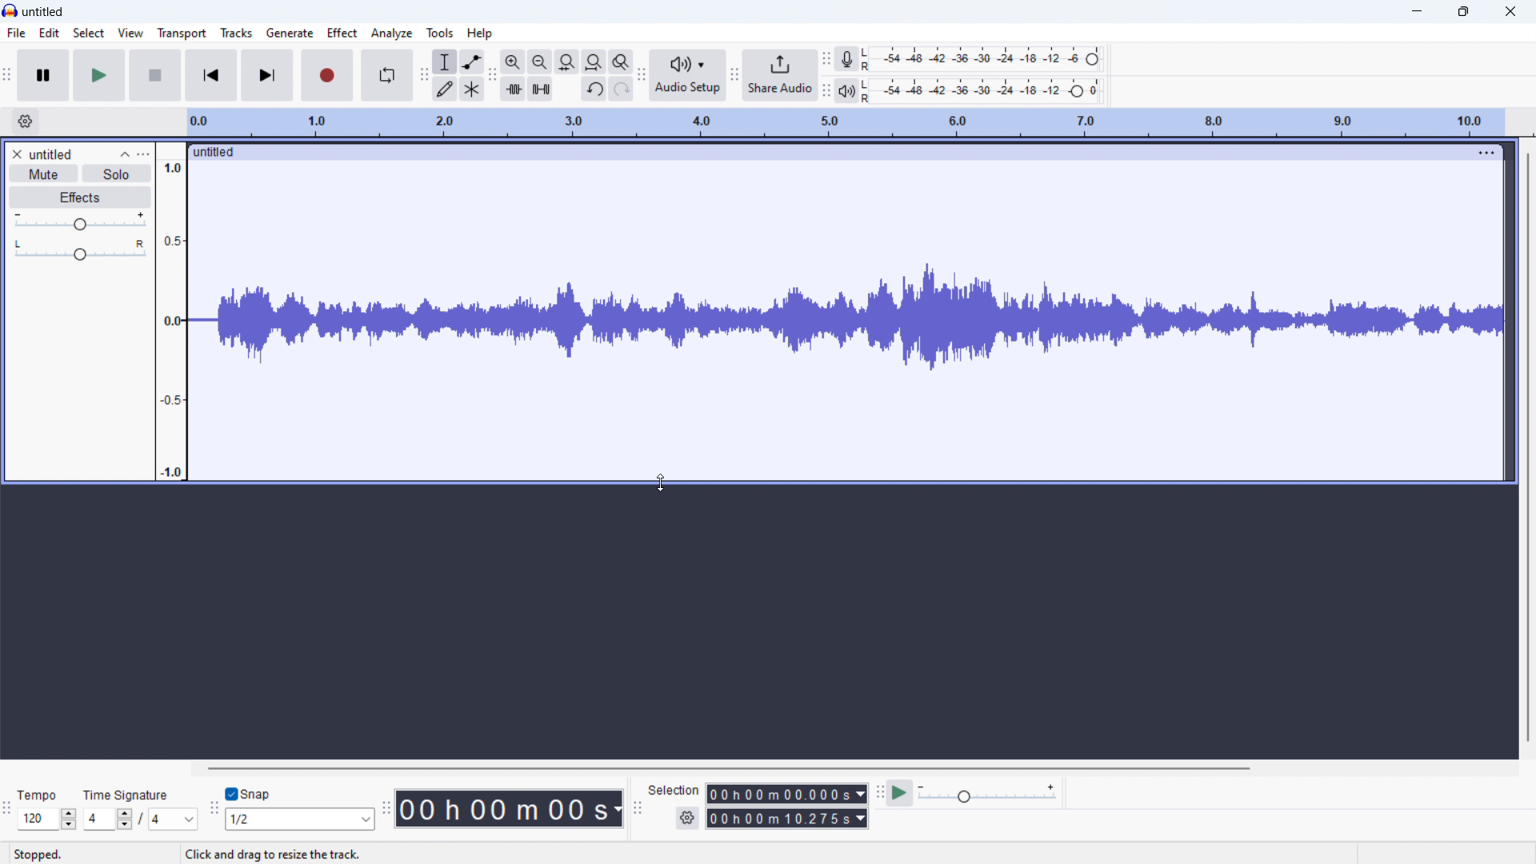  What do you see at coordinates (472, 61) in the screenshot?
I see `envelop tool` at bounding box center [472, 61].